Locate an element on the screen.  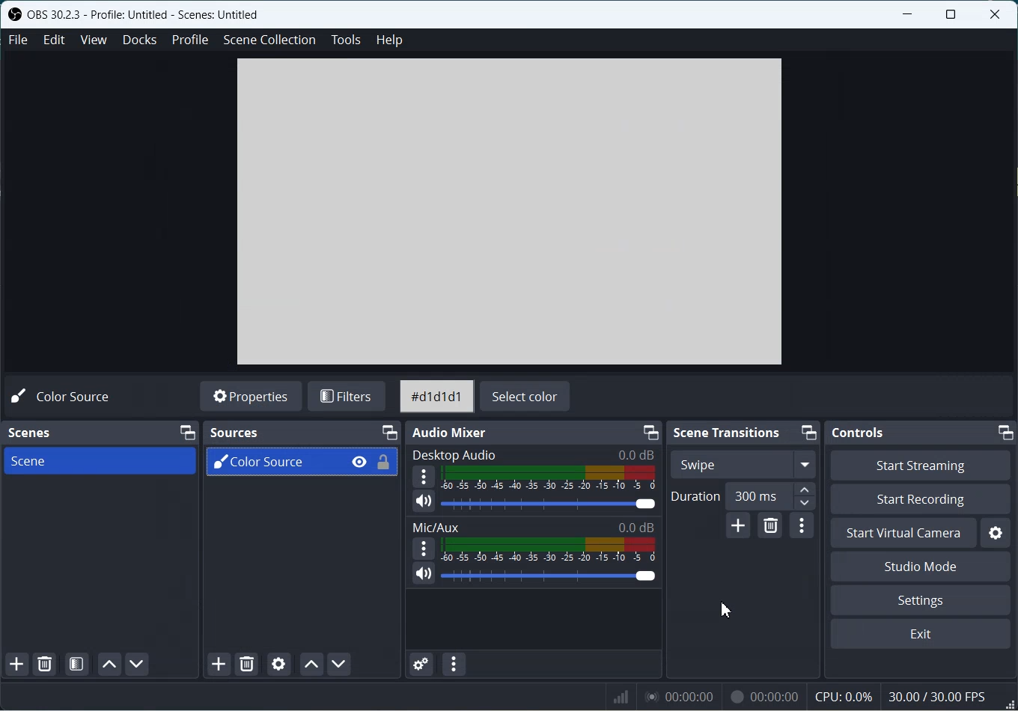
Advance Audio properties is located at coordinates (421, 664).